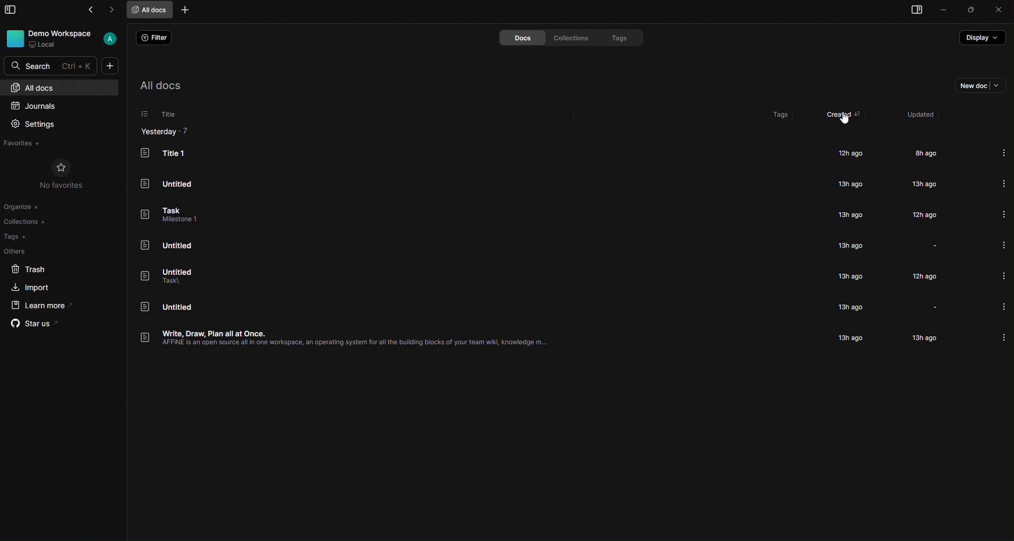 The width and height of the screenshot is (1014, 541). I want to click on Title 1, so click(164, 153).